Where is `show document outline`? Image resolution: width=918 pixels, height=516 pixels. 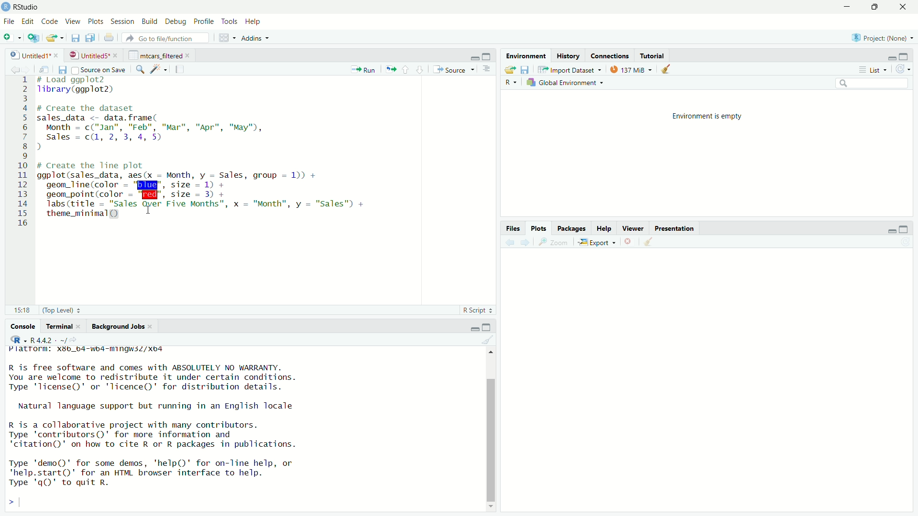 show document outline is located at coordinates (487, 70).